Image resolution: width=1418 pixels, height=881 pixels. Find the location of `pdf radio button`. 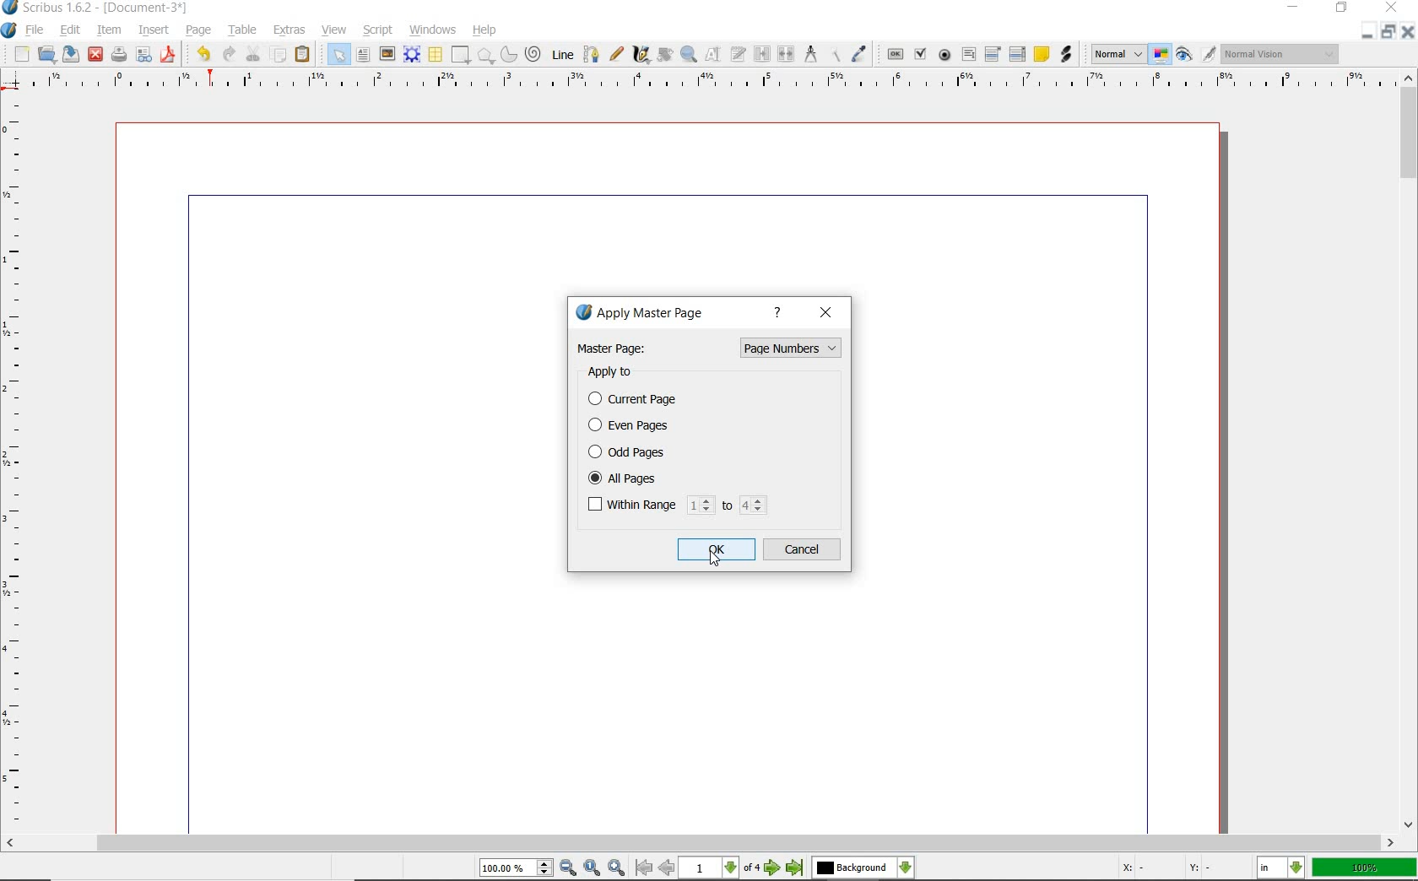

pdf radio button is located at coordinates (944, 55).